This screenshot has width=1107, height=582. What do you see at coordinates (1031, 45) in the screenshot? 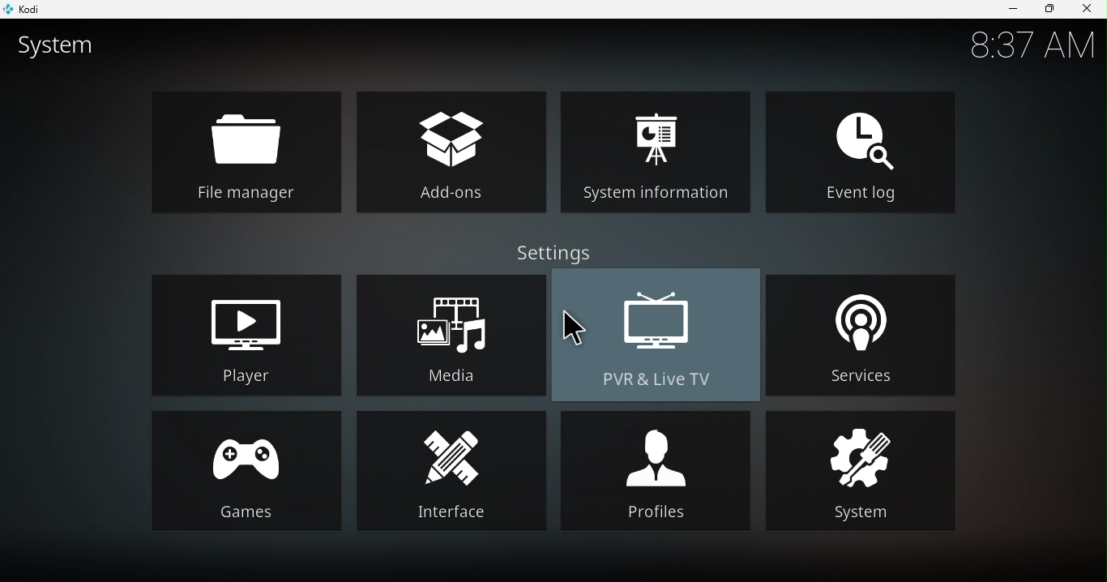
I see `Time` at bounding box center [1031, 45].